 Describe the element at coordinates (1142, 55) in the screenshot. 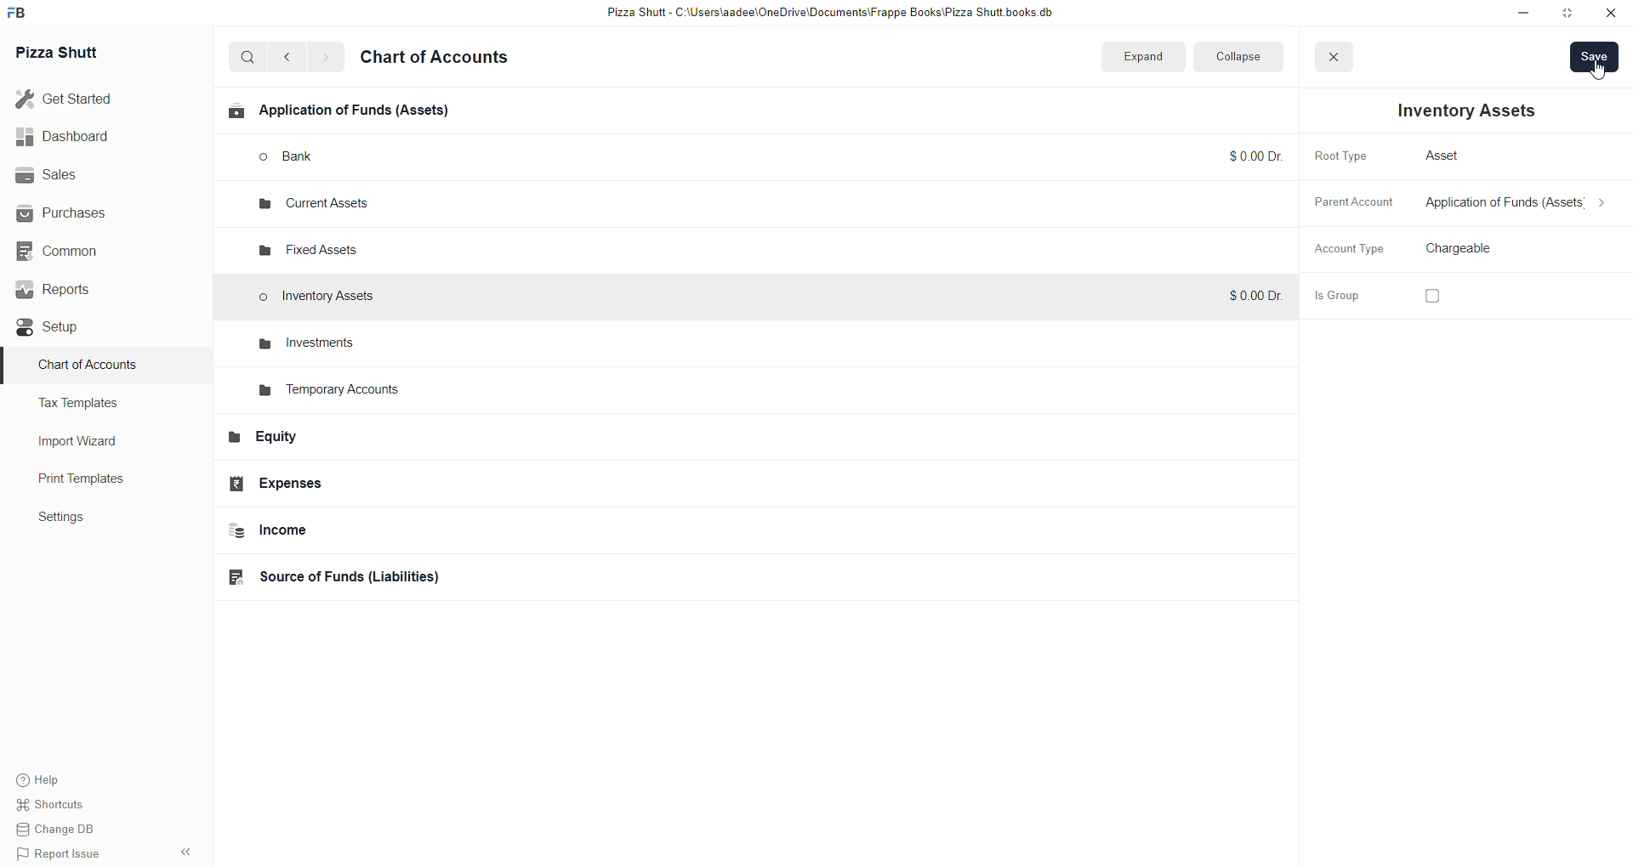

I see `expand` at that location.